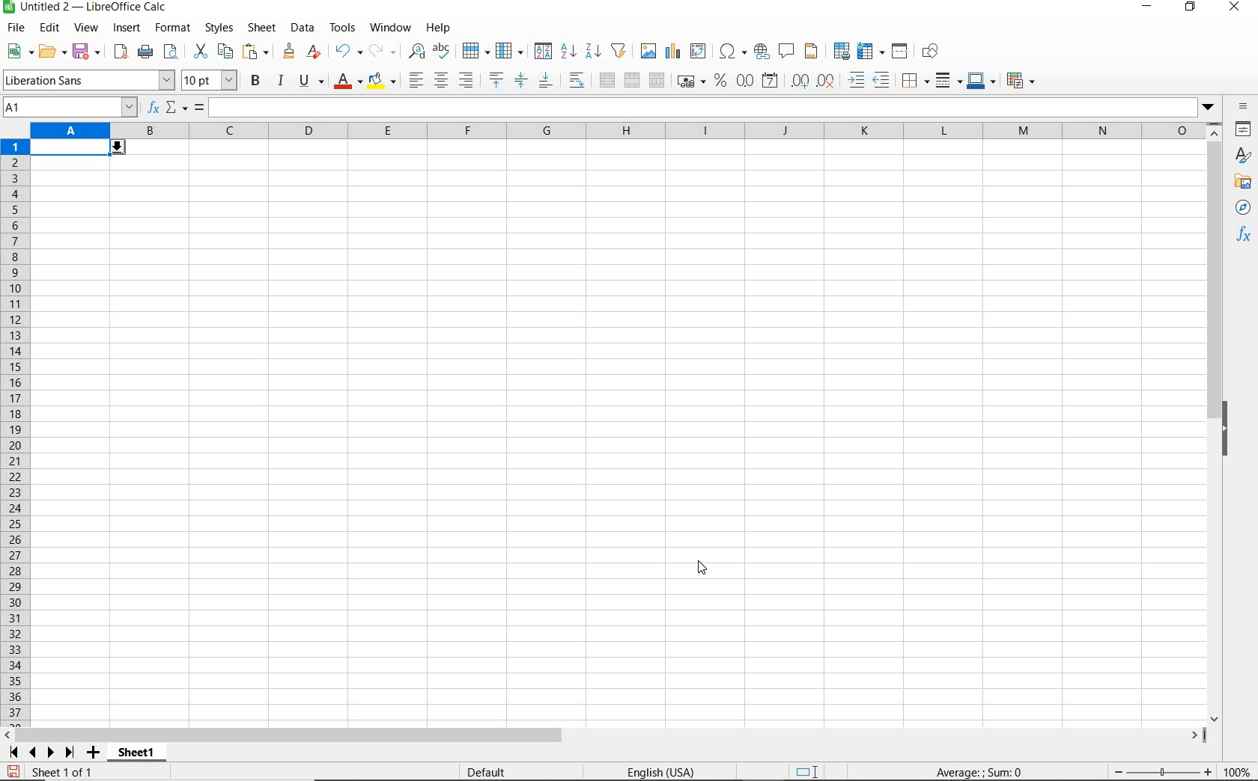 The height and width of the screenshot is (781, 1258). I want to click on navigator, so click(1245, 211).